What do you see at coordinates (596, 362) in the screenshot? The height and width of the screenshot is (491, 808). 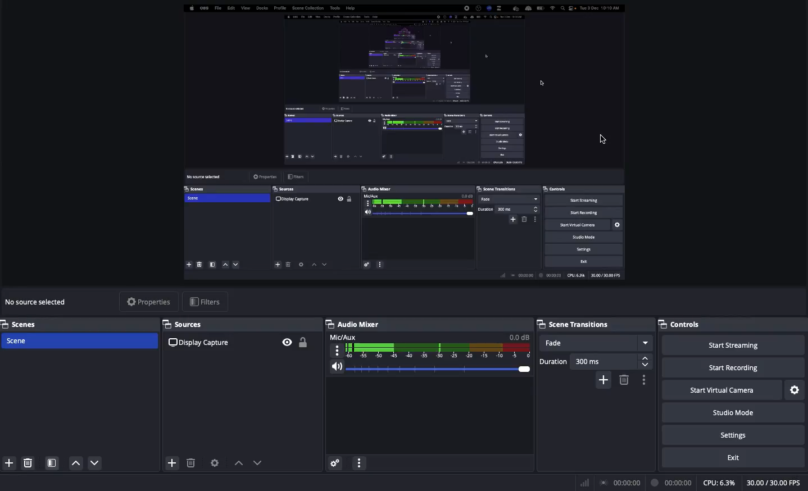 I see `Duration` at bounding box center [596, 362].